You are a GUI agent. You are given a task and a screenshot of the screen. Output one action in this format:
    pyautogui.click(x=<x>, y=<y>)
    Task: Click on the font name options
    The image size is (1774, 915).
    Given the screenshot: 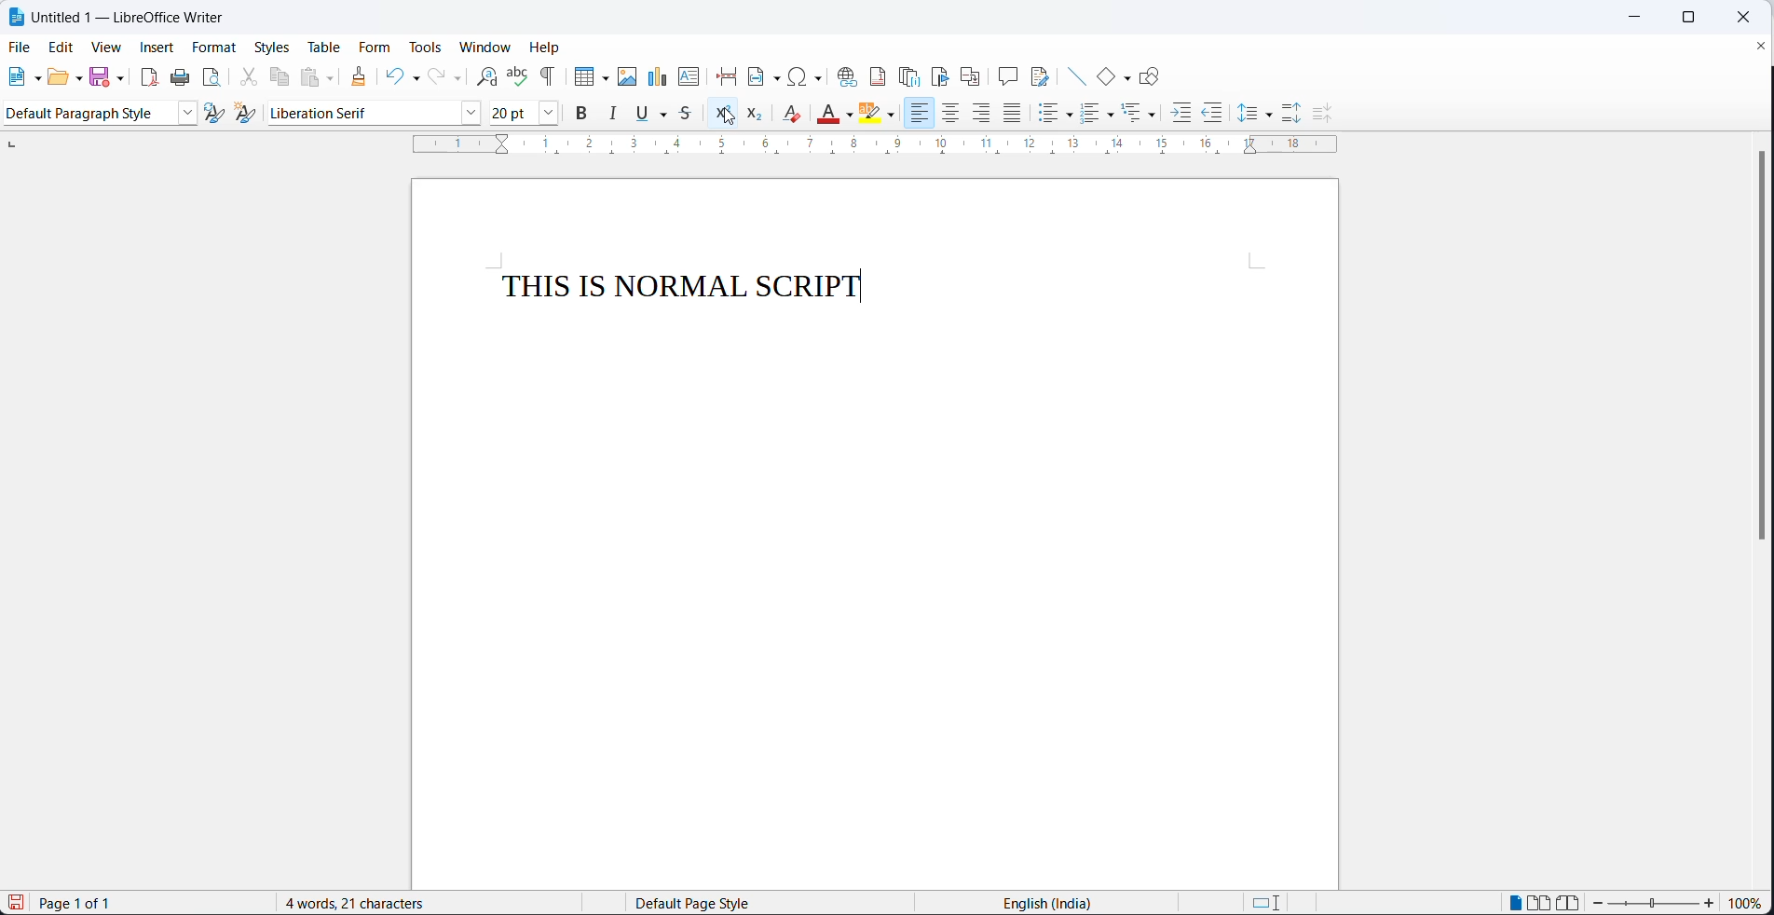 What is the action you would take?
    pyautogui.click(x=473, y=115)
    